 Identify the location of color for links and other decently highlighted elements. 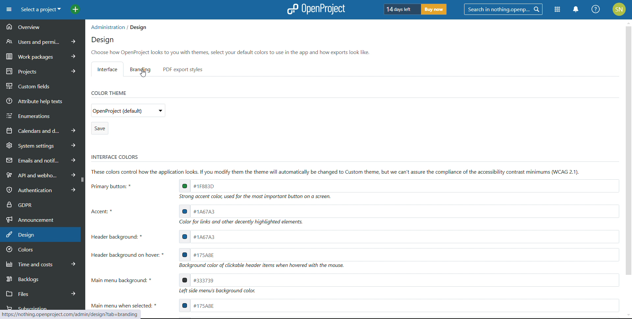
(243, 223).